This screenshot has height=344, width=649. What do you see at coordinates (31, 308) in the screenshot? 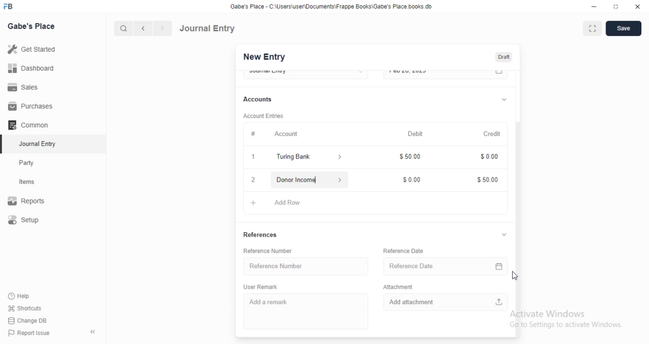
I see `‘Shortcuts` at bounding box center [31, 308].